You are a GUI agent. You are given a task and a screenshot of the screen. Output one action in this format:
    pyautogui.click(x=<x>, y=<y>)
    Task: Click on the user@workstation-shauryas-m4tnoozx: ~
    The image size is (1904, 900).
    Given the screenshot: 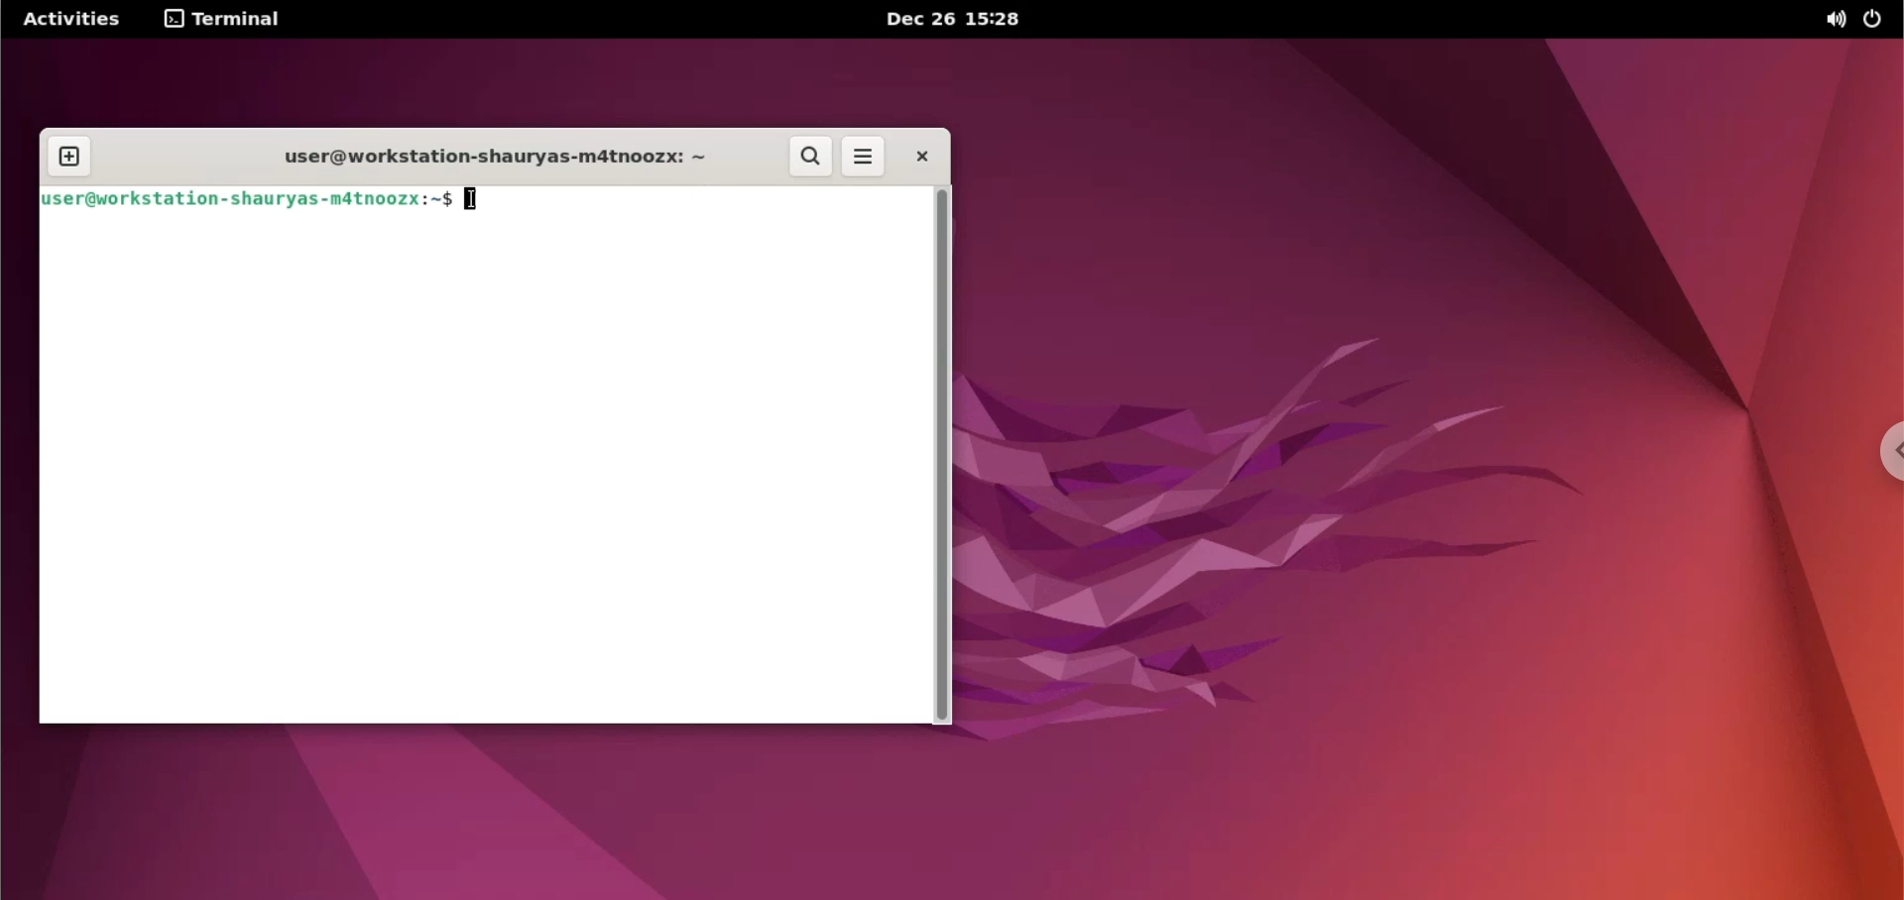 What is the action you would take?
    pyautogui.click(x=487, y=158)
    